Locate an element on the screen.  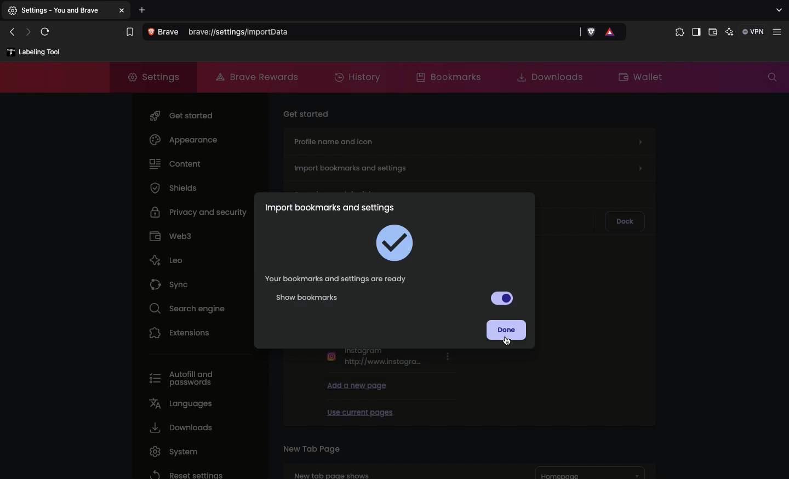
Leo is located at coordinates (166, 258).